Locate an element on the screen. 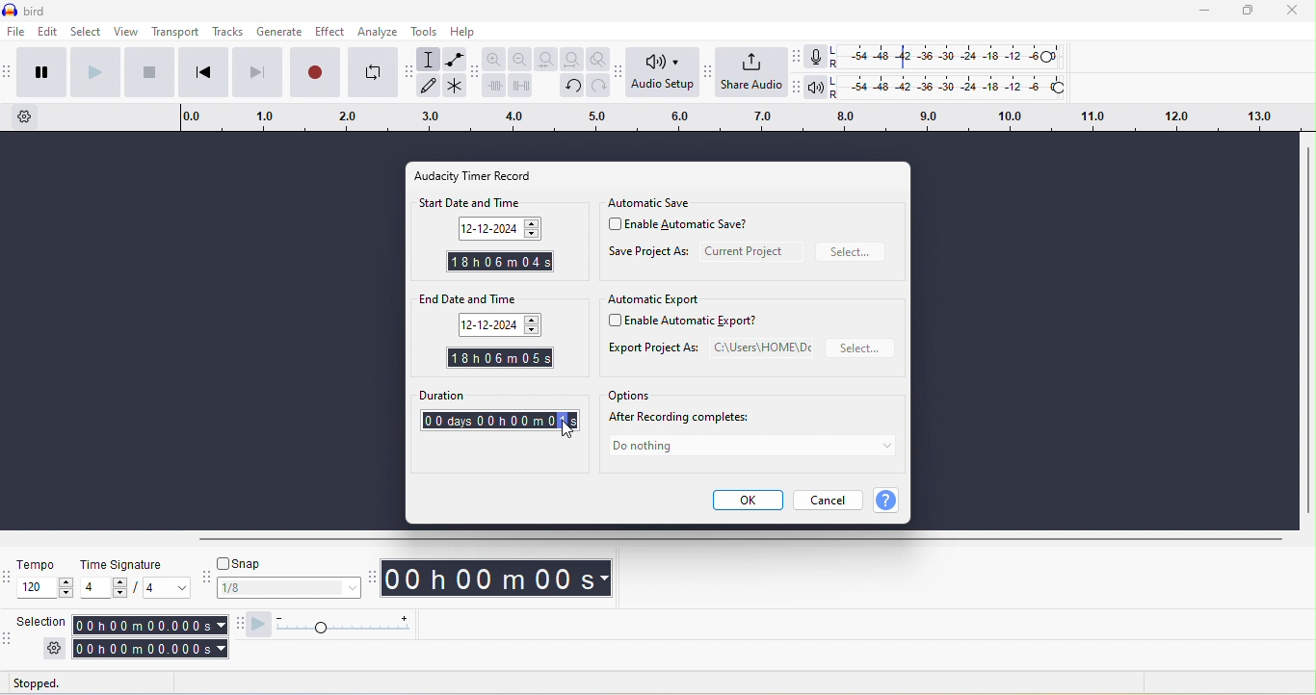 This screenshot has width=1316, height=695. automatic export is located at coordinates (654, 300).